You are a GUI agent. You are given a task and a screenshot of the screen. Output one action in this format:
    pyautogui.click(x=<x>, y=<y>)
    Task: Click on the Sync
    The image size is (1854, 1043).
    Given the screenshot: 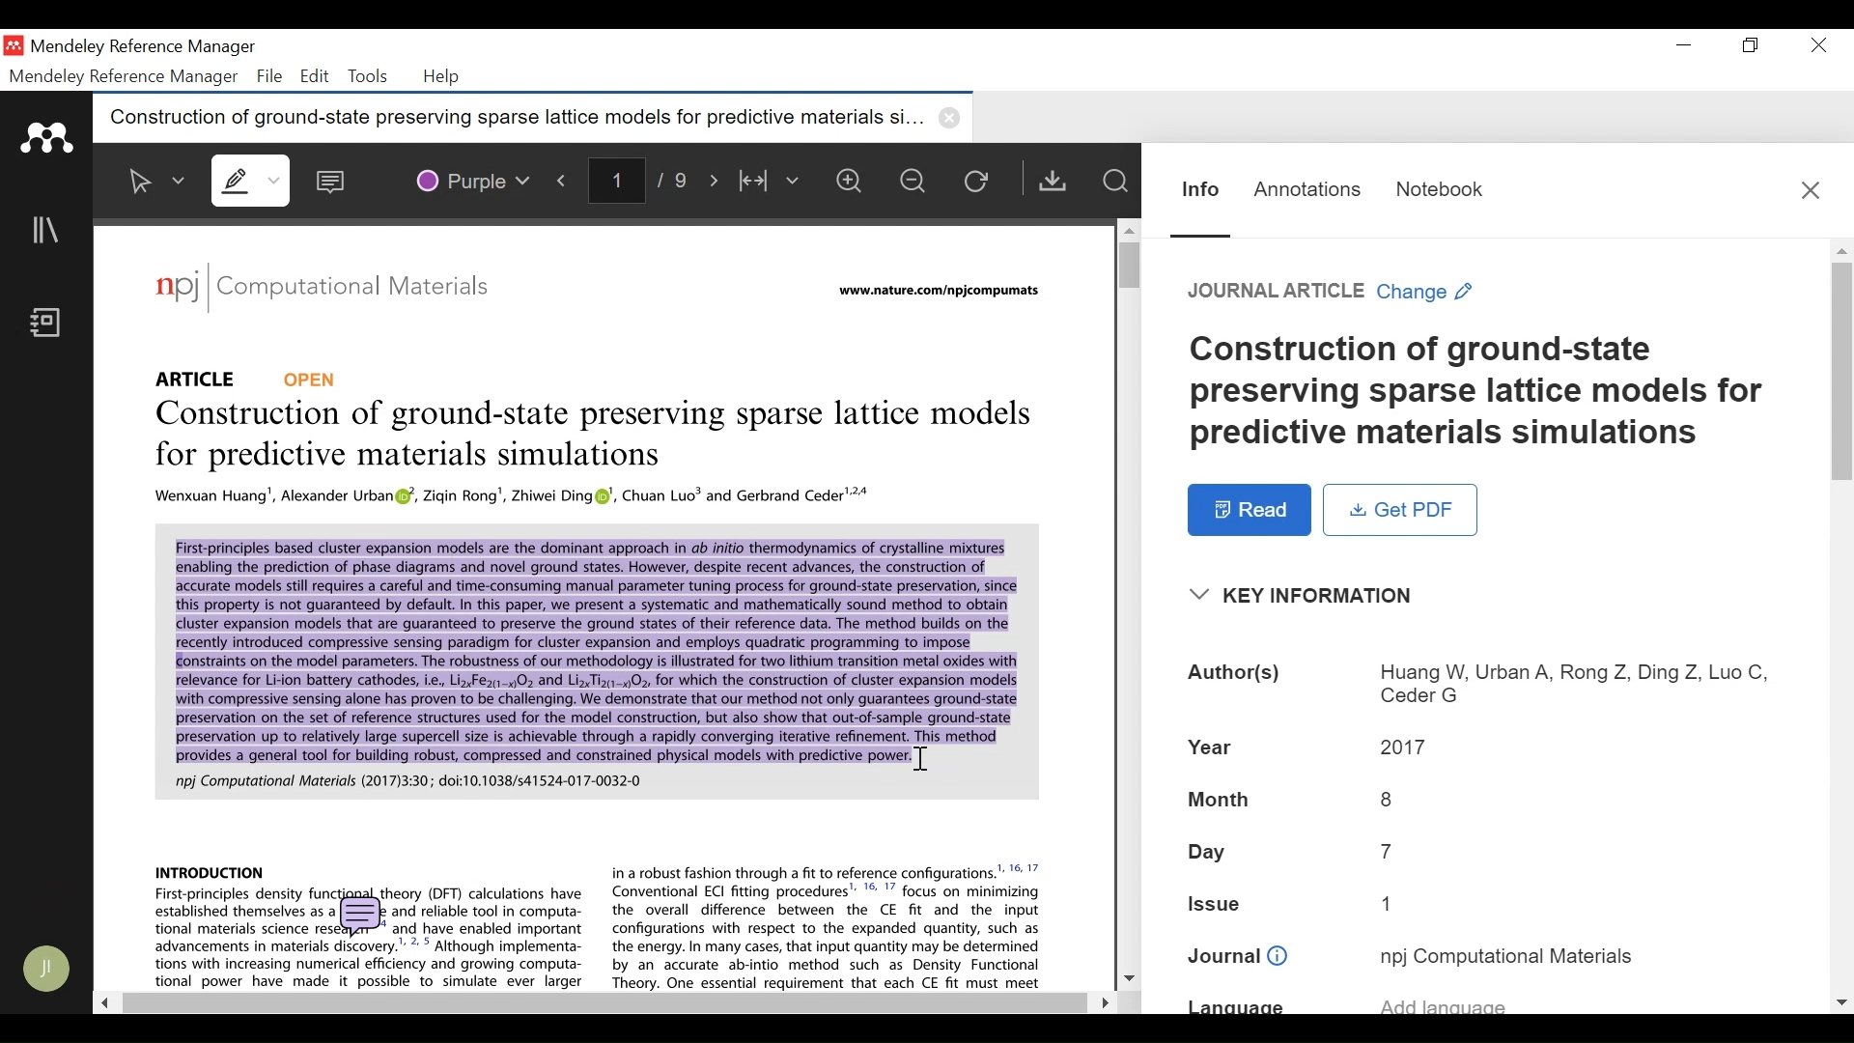 What is the action you would take?
    pyautogui.click(x=48, y=876)
    